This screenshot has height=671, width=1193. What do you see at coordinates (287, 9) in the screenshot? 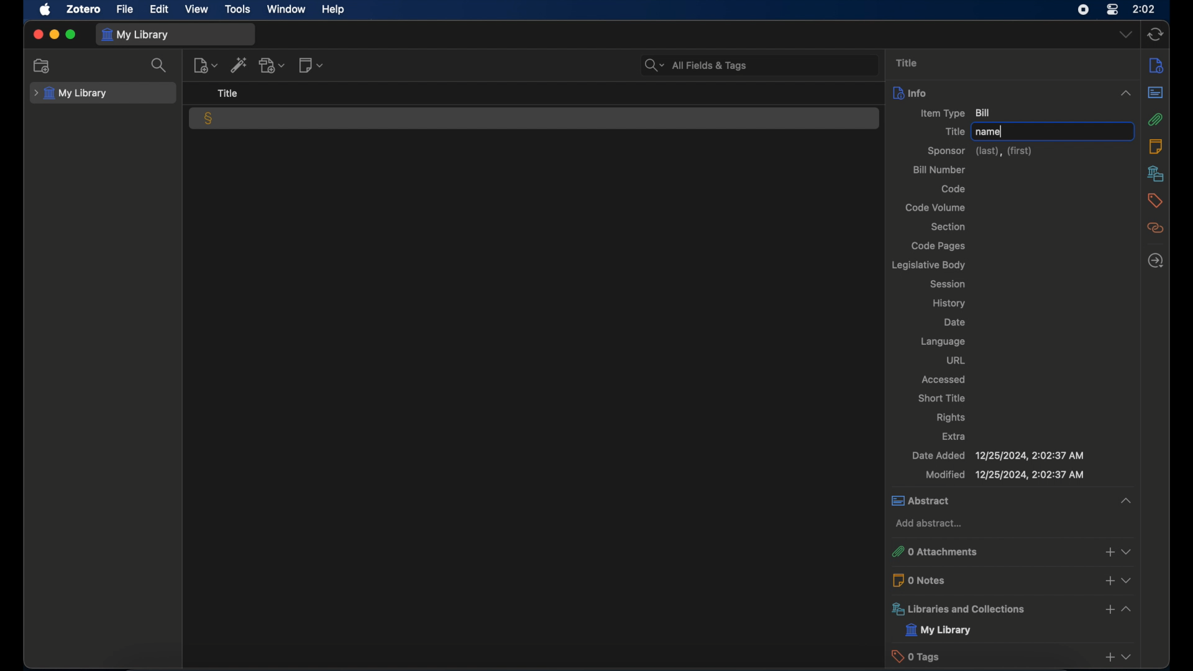
I see `window` at bounding box center [287, 9].